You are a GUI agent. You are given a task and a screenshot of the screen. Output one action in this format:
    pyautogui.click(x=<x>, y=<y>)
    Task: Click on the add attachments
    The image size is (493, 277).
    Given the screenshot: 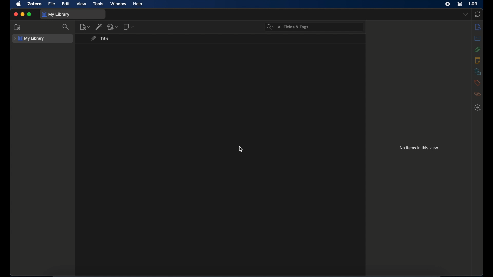 What is the action you would take?
    pyautogui.click(x=112, y=27)
    